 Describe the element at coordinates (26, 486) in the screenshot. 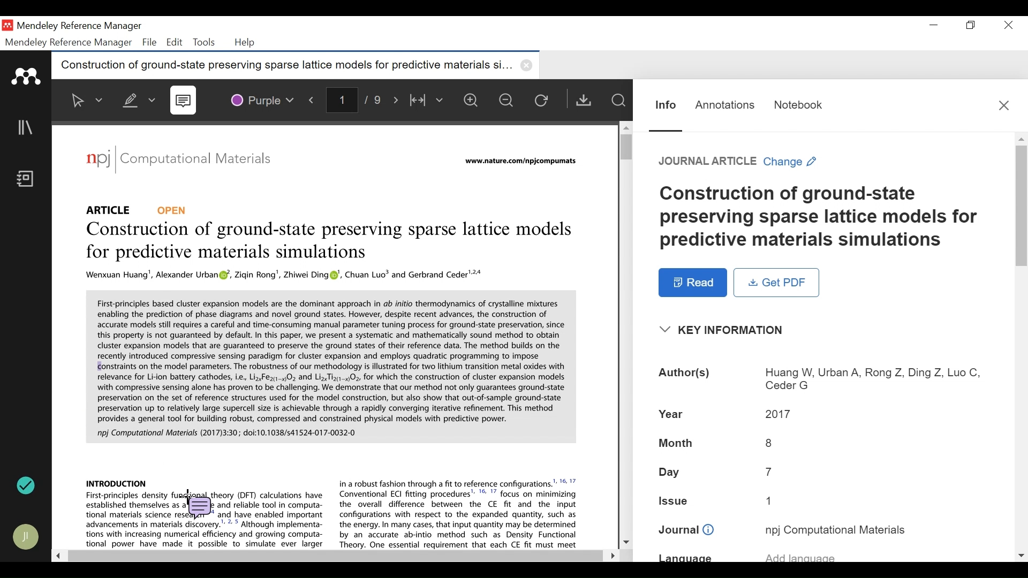

I see `Sync` at that location.